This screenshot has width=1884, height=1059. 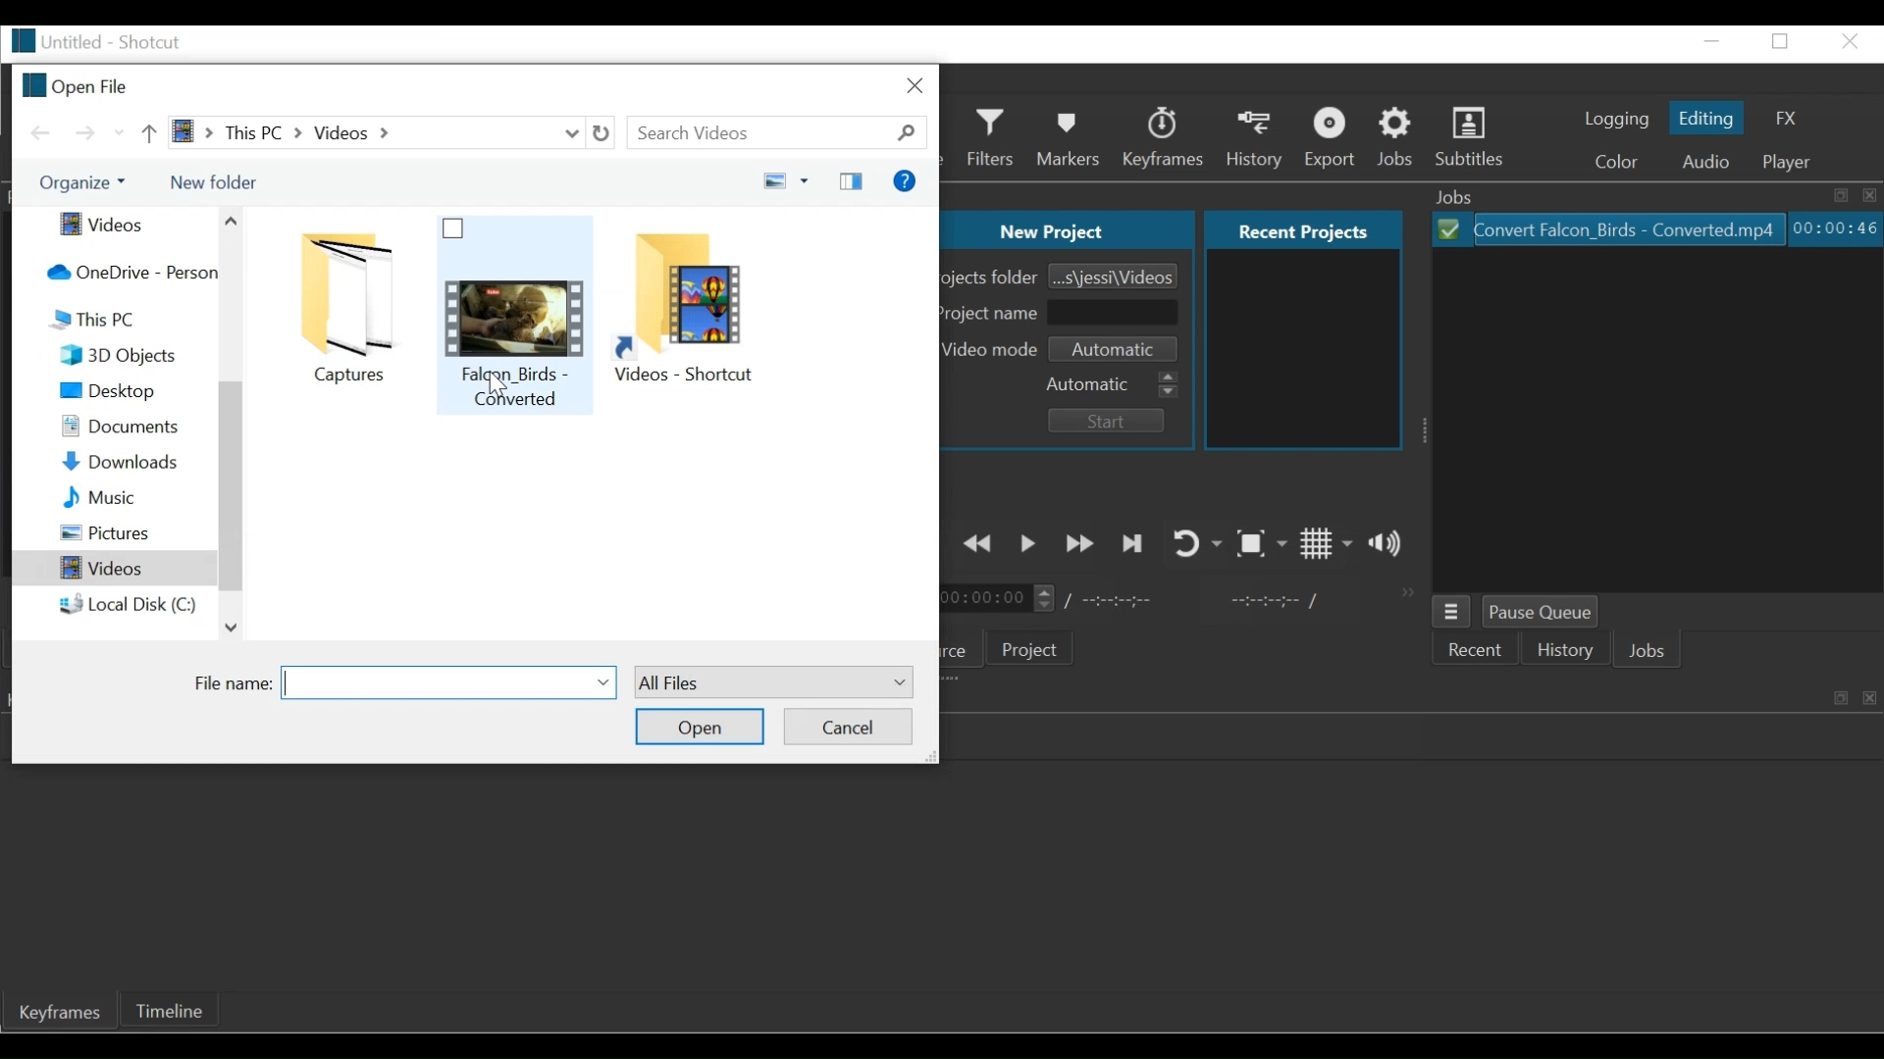 I want to click on Help, so click(x=905, y=181).